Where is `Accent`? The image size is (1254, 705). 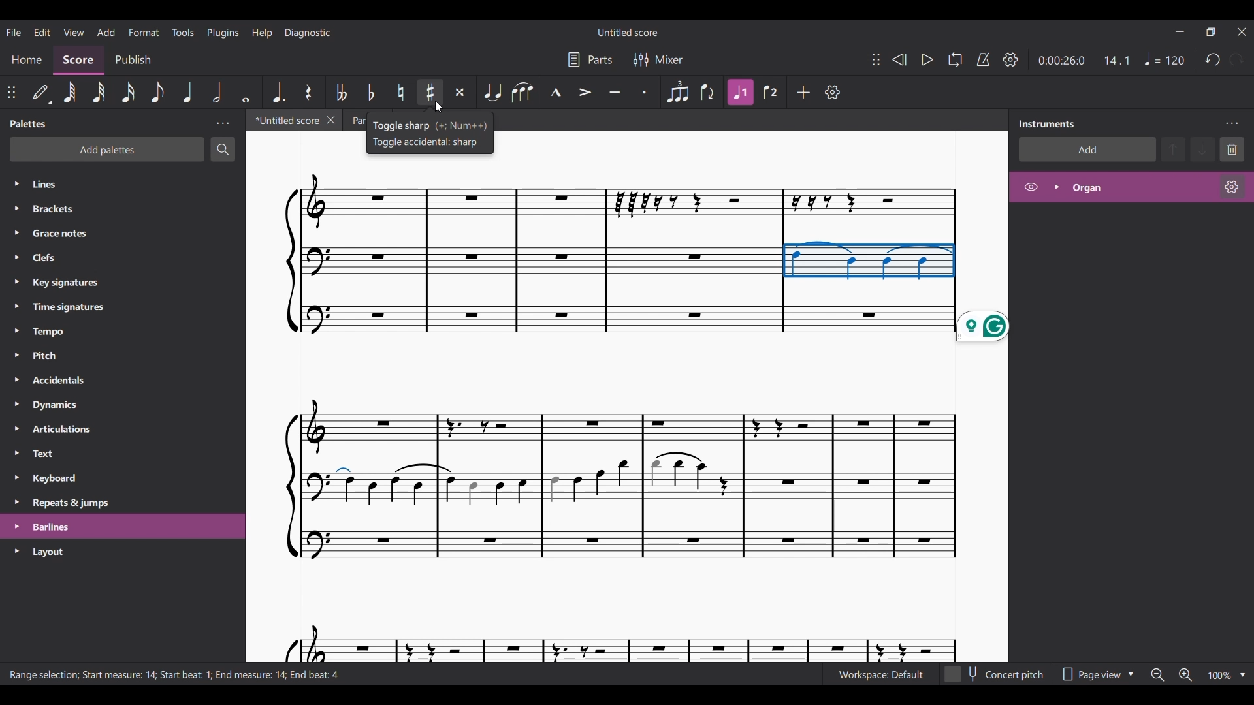 Accent is located at coordinates (584, 93).